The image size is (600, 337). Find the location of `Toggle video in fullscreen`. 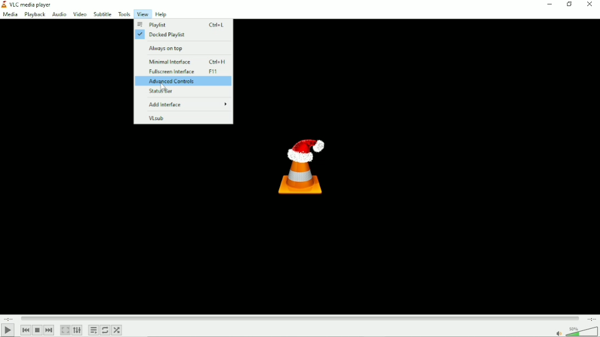

Toggle video in fullscreen is located at coordinates (65, 330).